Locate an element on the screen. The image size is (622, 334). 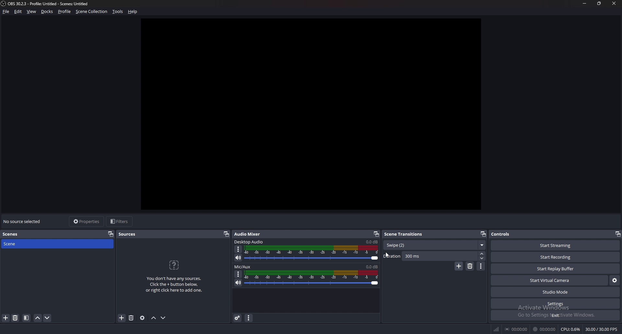
30.00 /30.00 FPS is located at coordinates (602, 329).